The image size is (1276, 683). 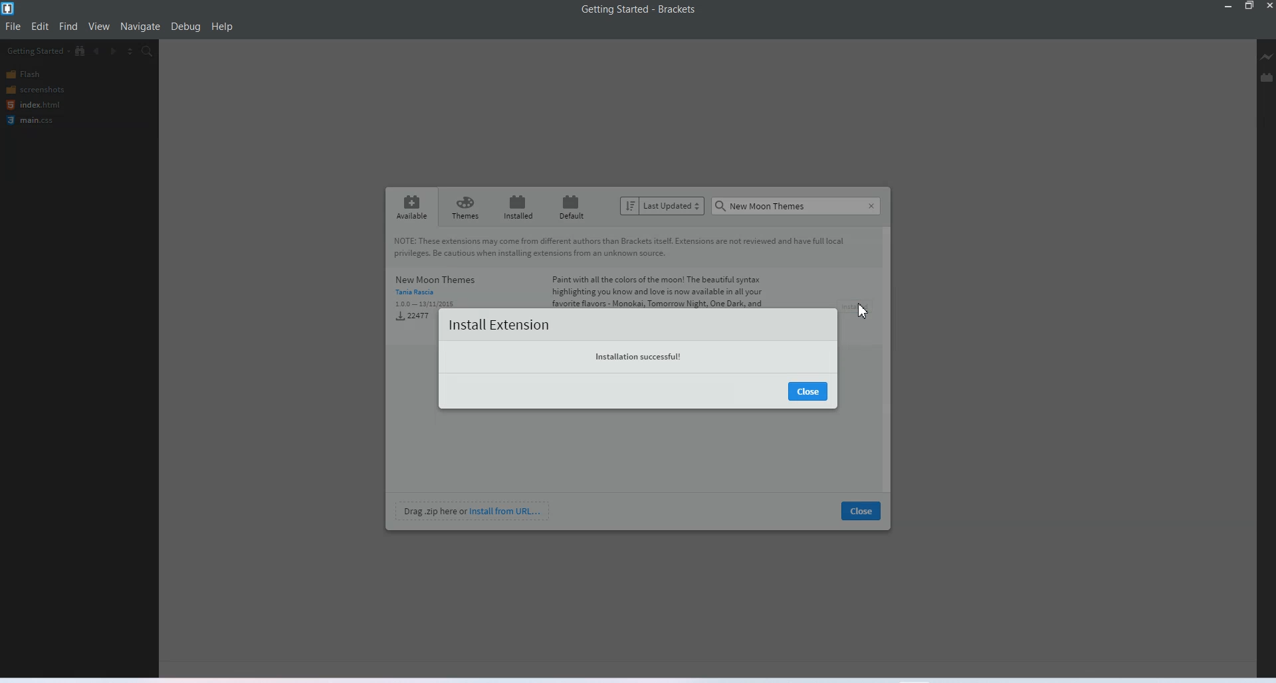 What do you see at coordinates (1268, 7) in the screenshot?
I see `Close` at bounding box center [1268, 7].